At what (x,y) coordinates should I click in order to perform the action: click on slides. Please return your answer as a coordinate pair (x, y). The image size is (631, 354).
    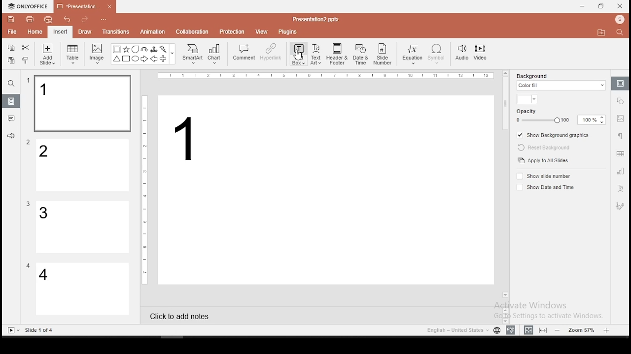
    Looking at the image, I should click on (12, 101).